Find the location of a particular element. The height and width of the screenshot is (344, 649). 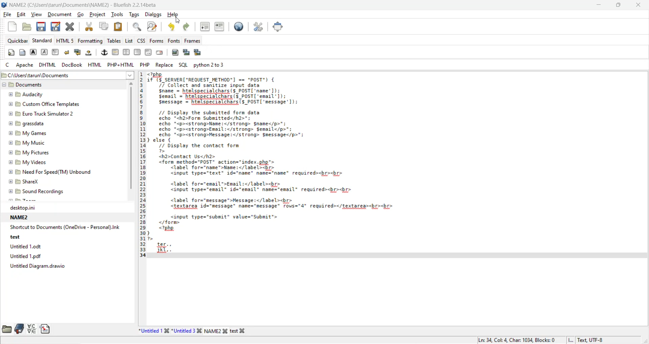

php is located at coordinates (145, 64).